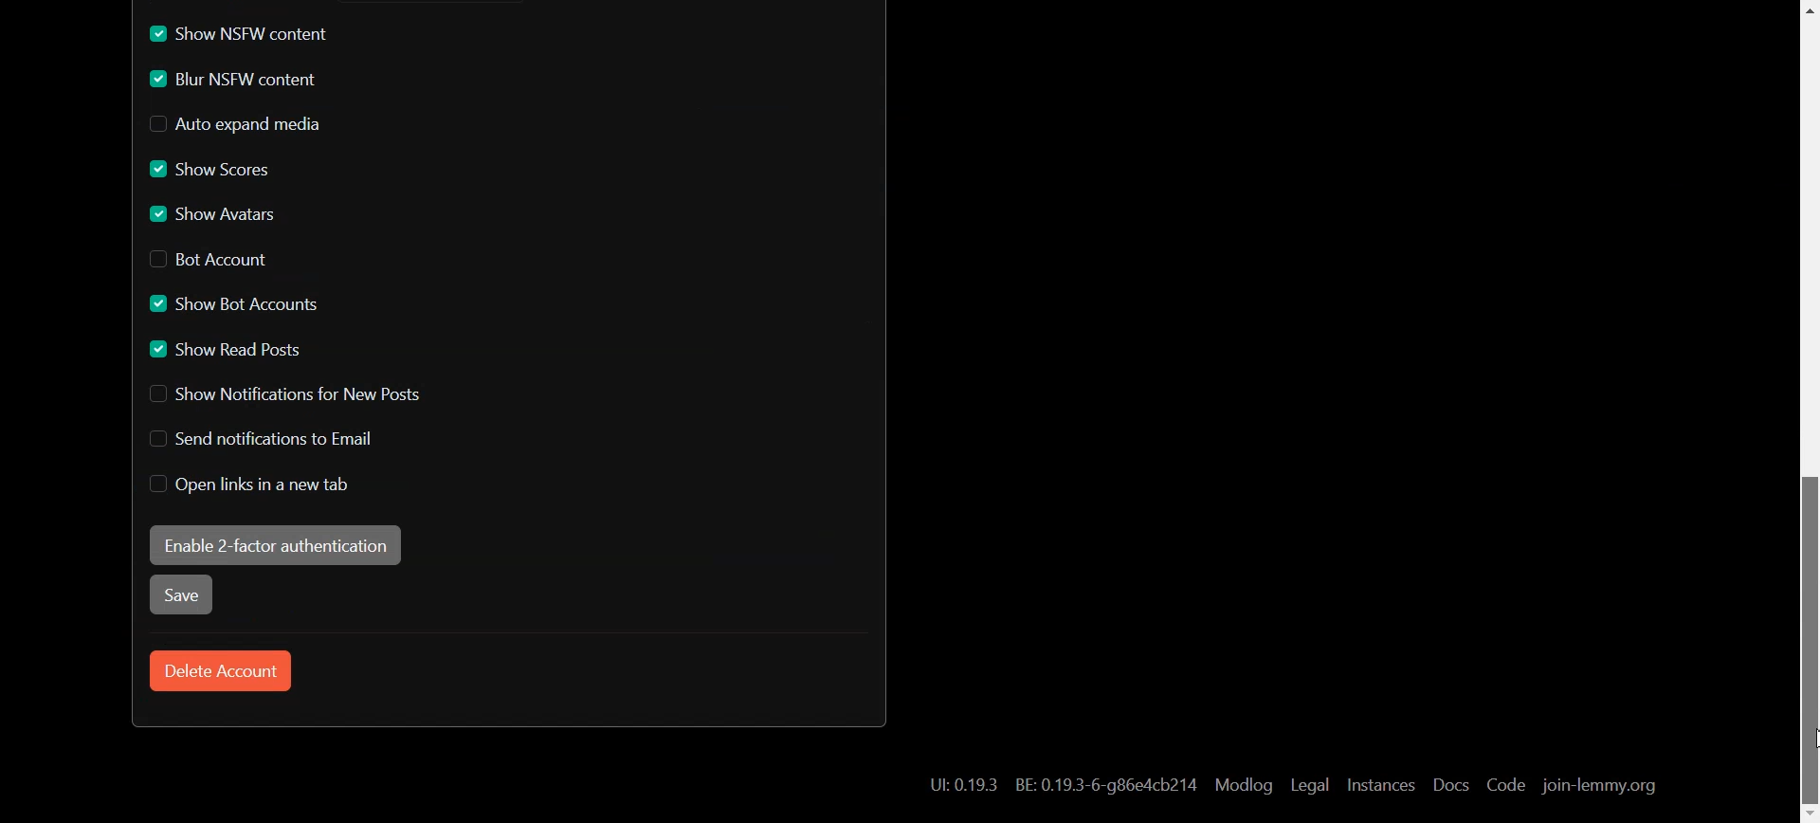  Describe the element at coordinates (1061, 782) in the screenshot. I see `Hyperlink` at that location.